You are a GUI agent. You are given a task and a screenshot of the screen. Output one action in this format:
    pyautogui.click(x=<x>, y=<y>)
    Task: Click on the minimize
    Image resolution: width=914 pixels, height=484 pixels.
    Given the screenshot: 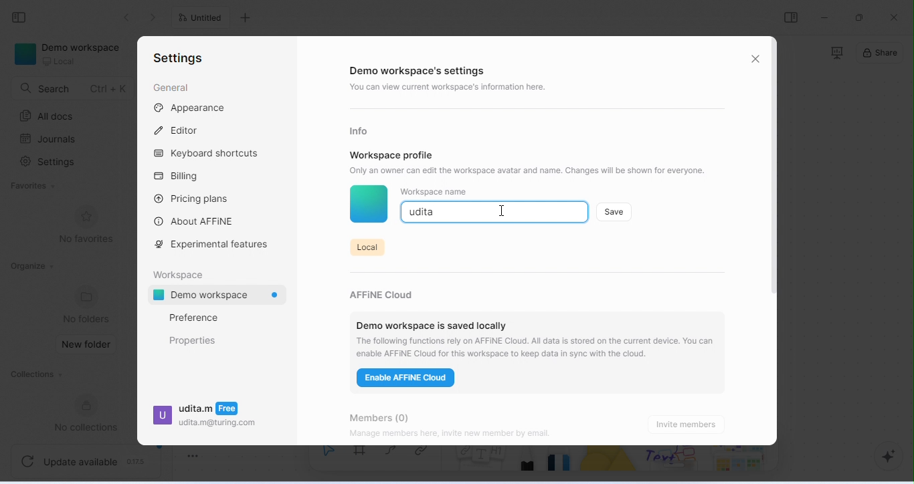 What is the action you would take?
    pyautogui.click(x=825, y=17)
    